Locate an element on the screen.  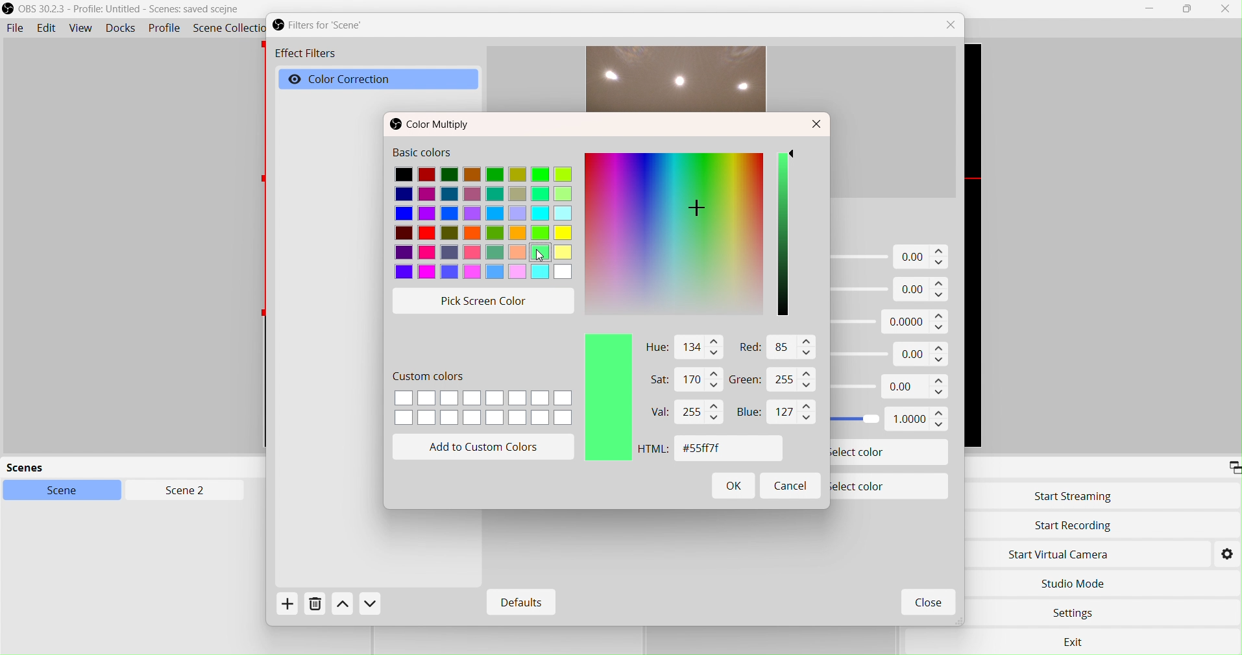
Settings is located at coordinates (1076, 615).